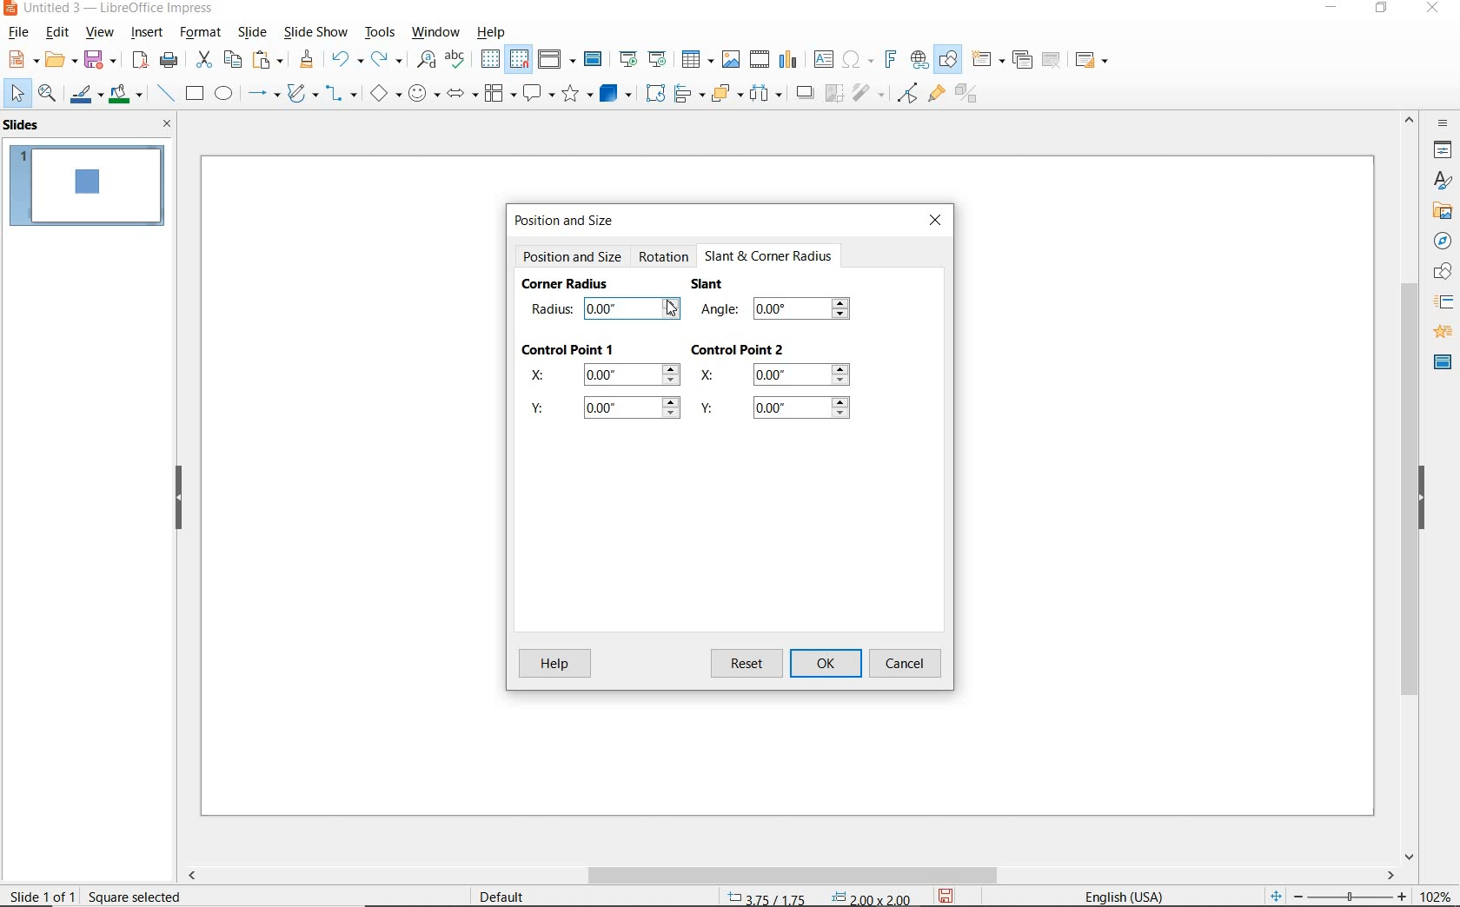 This screenshot has height=907, width=1460. I want to click on window, so click(438, 34).